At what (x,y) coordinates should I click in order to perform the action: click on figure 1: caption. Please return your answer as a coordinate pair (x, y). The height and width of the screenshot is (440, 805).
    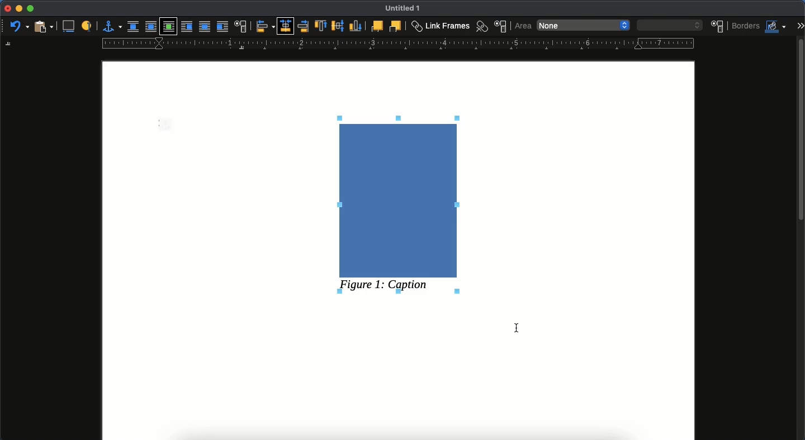
    Looking at the image, I should click on (385, 287).